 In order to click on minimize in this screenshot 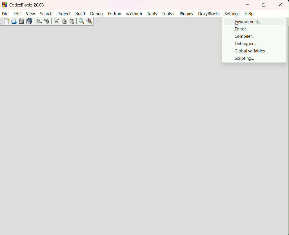, I will do `click(248, 5)`.